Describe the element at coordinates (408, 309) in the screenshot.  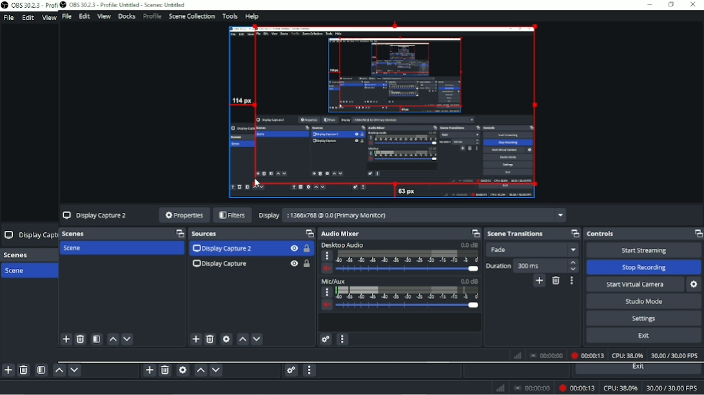
I see `slider` at that location.